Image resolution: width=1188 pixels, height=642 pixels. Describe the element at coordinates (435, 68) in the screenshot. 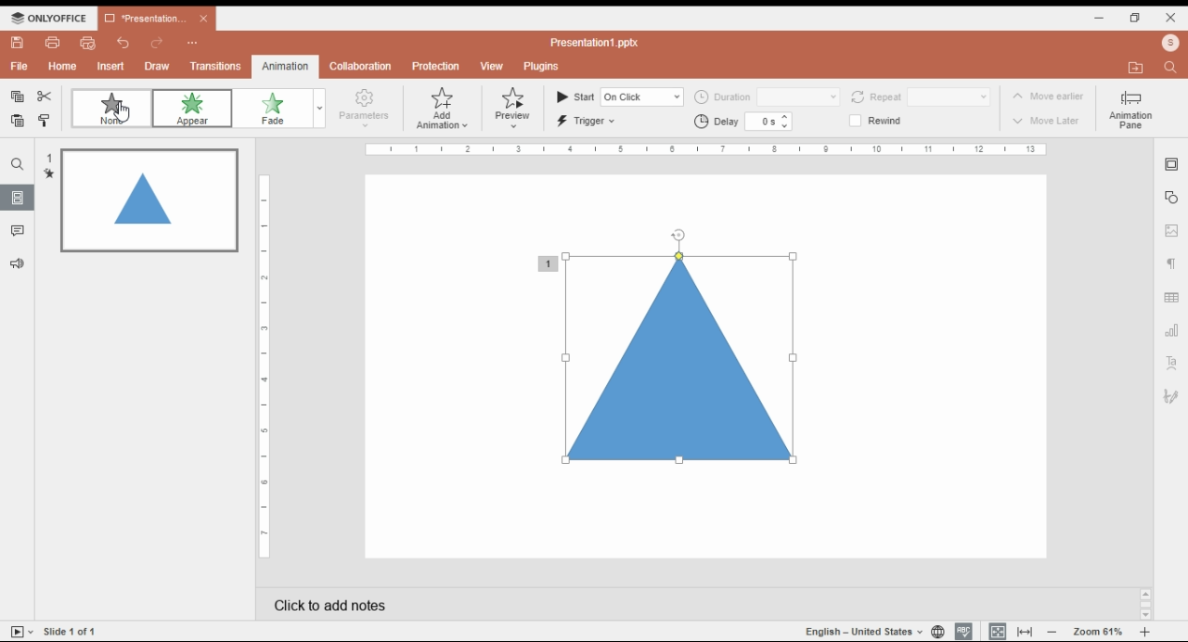

I see `protection` at that location.